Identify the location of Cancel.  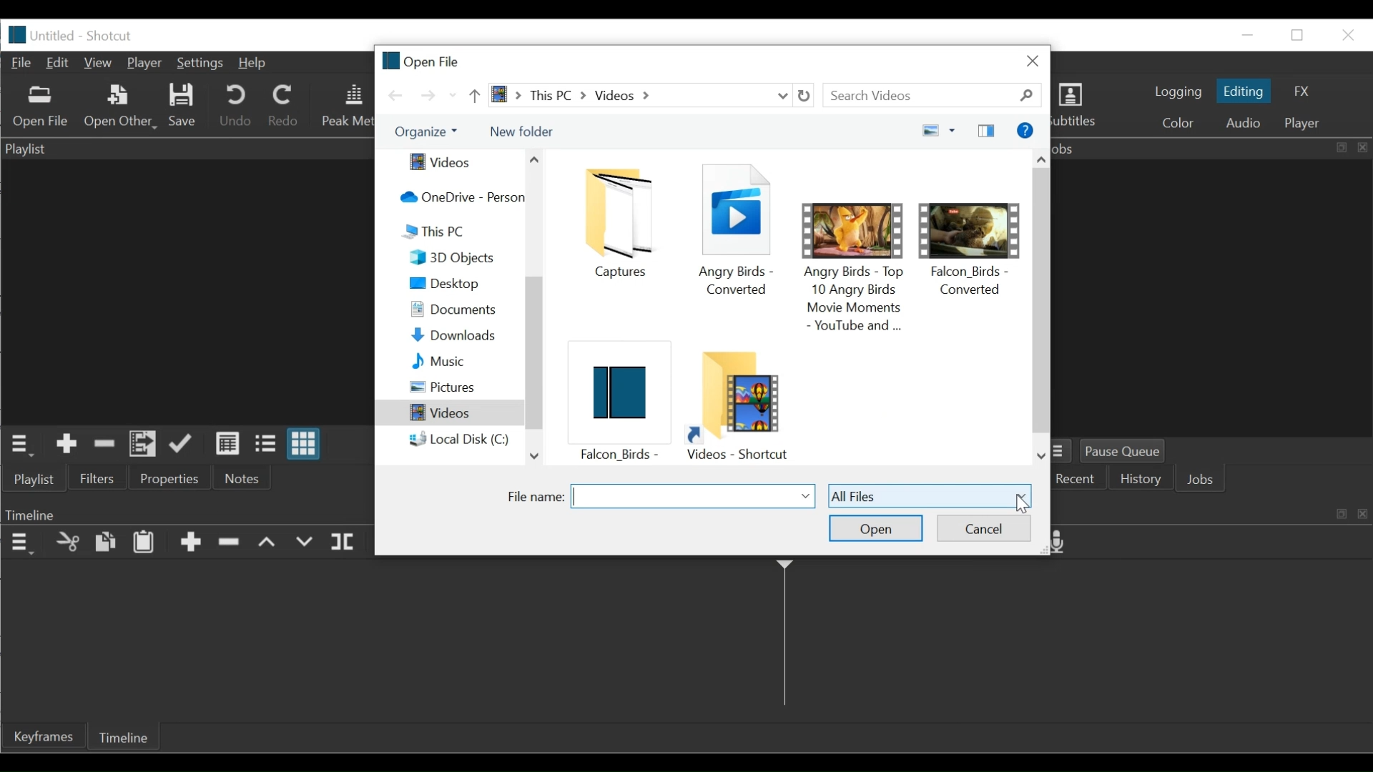
(983, 528).